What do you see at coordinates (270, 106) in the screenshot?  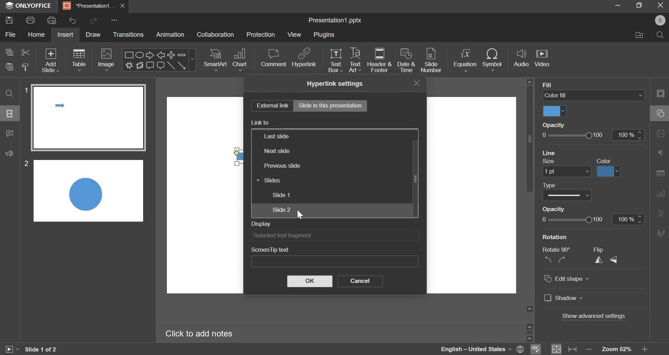 I see `external link` at bounding box center [270, 106].